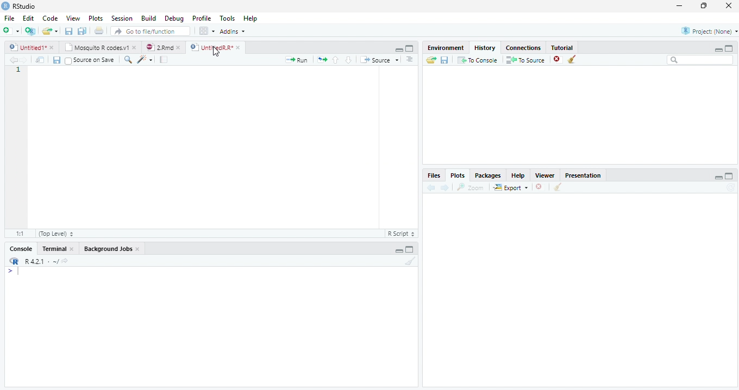 The image size is (739, 390). I want to click on Zoom, so click(471, 188).